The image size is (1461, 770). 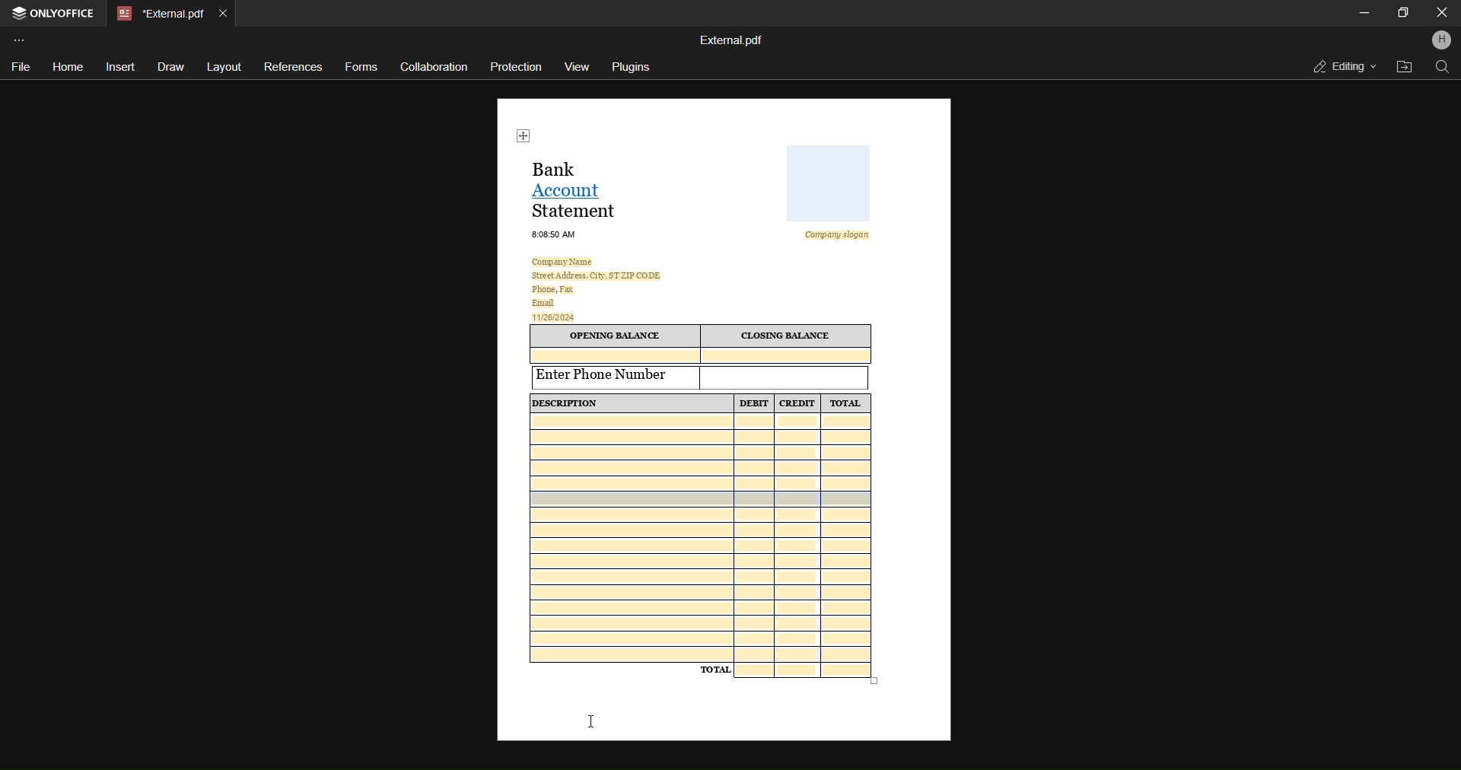 What do you see at coordinates (555, 234) in the screenshot?
I see `8:08:50 AM` at bounding box center [555, 234].